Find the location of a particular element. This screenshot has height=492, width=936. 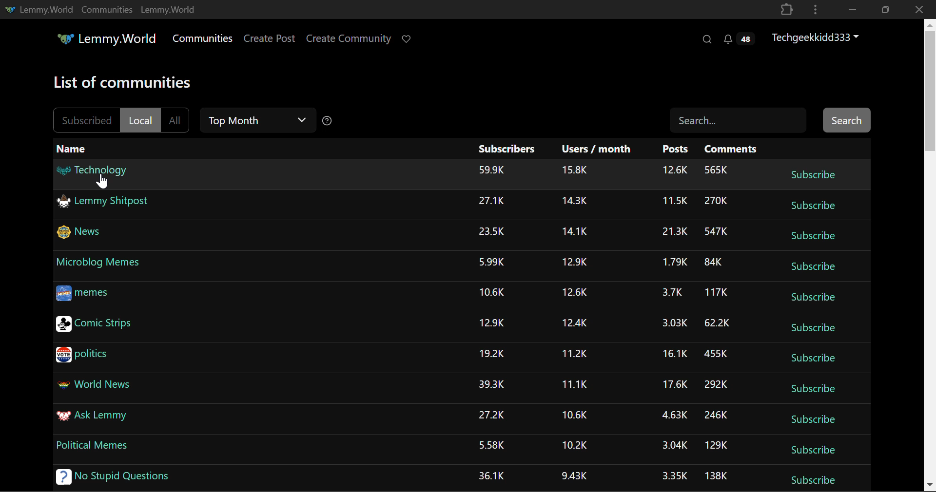

Amount  is located at coordinates (676, 476).